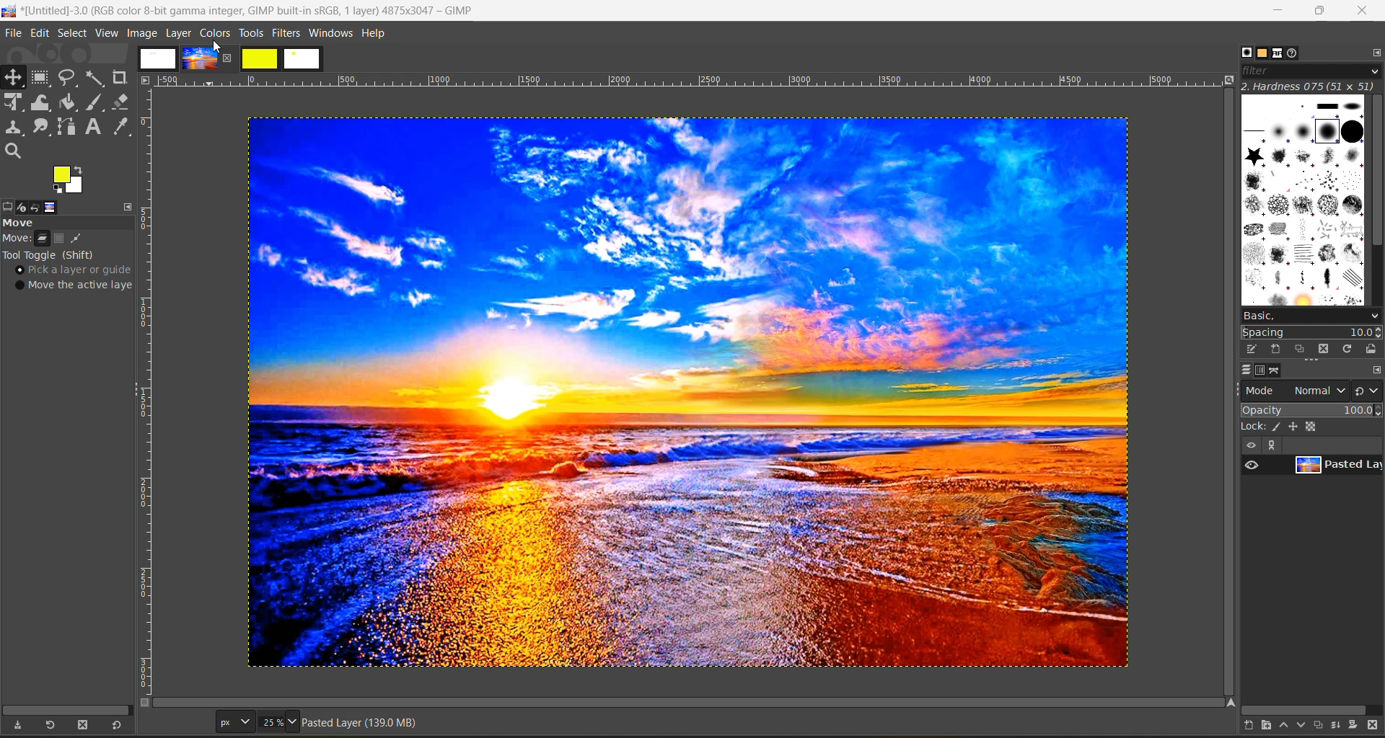 The width and height of the screenshot is (1385, 738). Describe the element at coordinates (85, 725) in the screenshot. I see `delete tool preset` at that location.